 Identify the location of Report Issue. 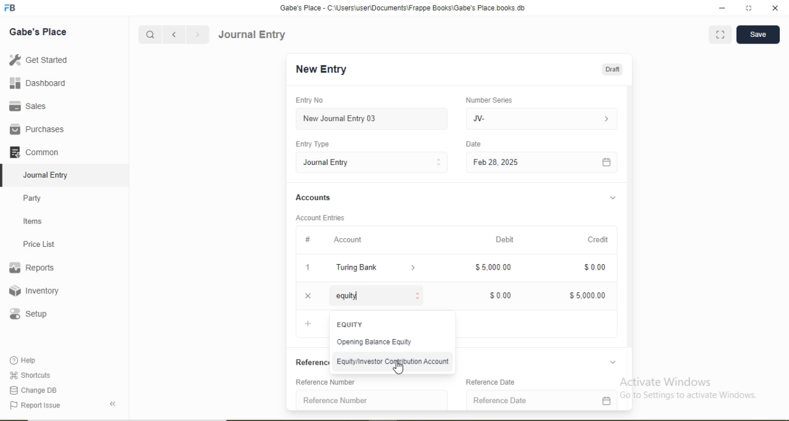
(35, 406).